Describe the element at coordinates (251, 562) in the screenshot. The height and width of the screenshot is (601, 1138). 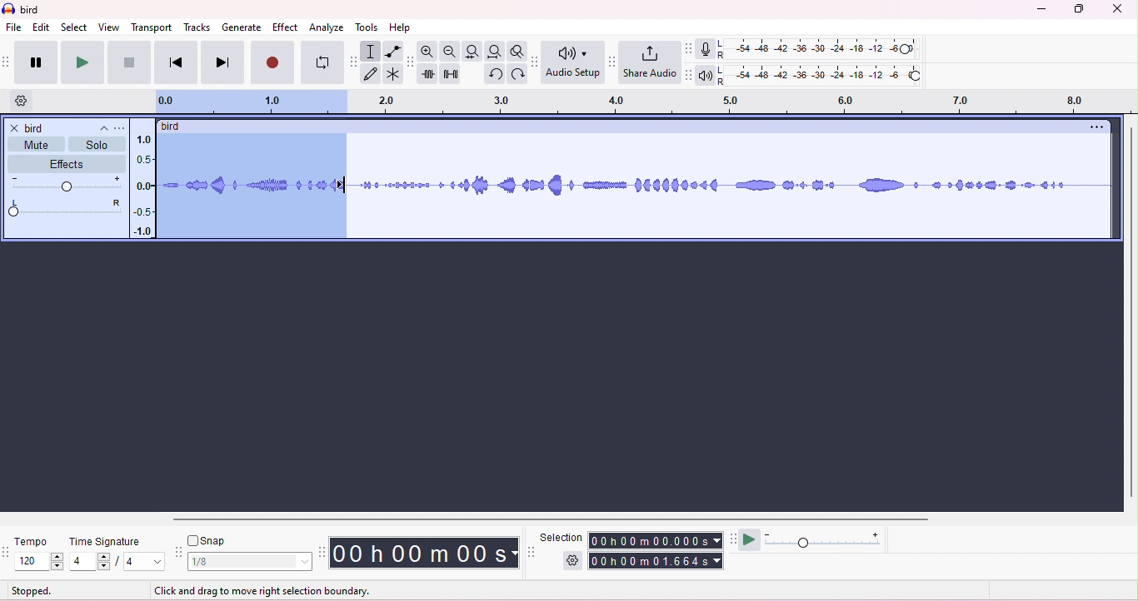
I see `1/8 (select snap)` at that location.